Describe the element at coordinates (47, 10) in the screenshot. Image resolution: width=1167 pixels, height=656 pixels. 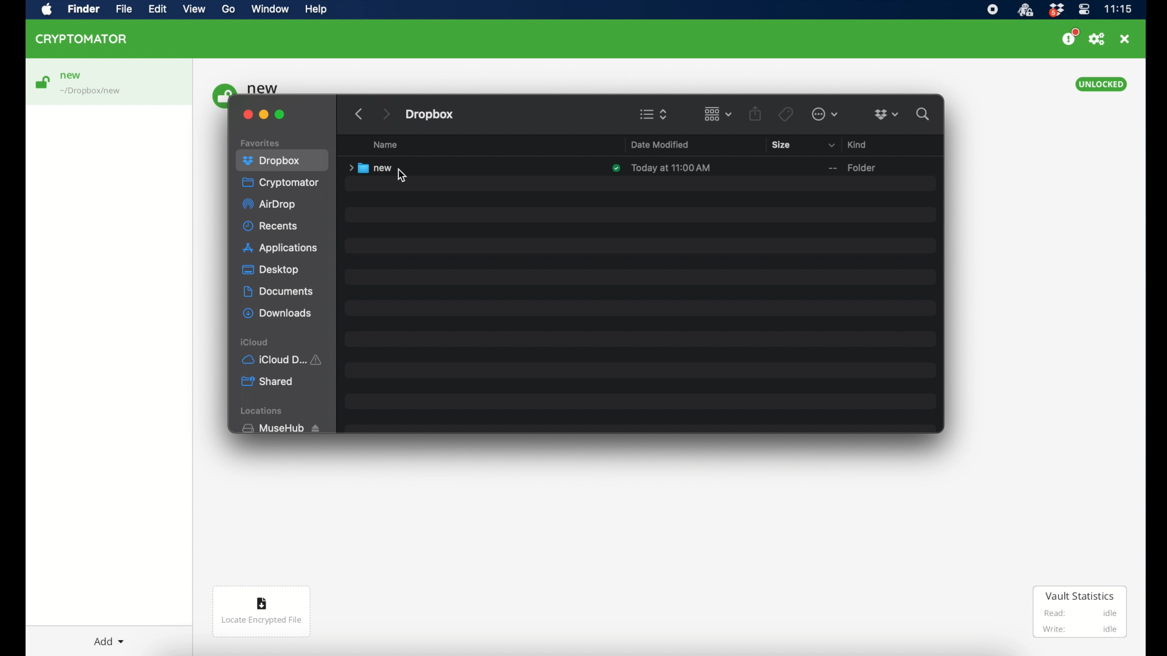
I see `apple icon` at that location.